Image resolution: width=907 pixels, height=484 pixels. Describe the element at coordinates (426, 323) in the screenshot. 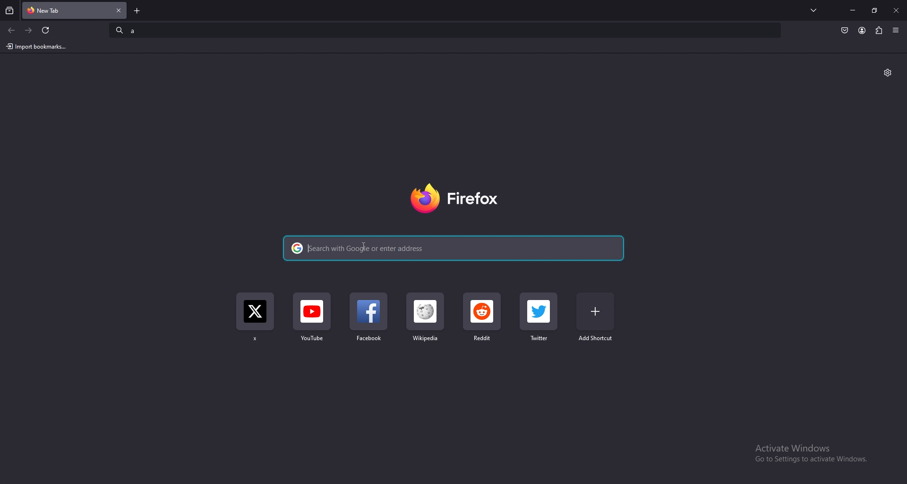

I see `wikipedia` at that location.